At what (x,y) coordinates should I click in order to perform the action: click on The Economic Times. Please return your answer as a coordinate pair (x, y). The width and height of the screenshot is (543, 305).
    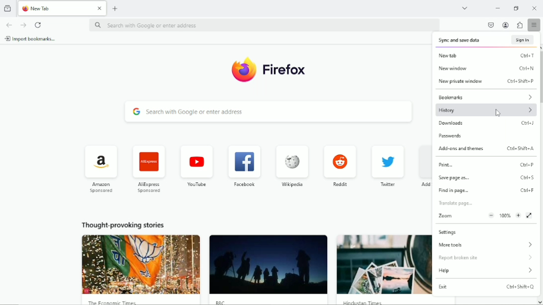
    Looking at the image, I should click on (113, 302).